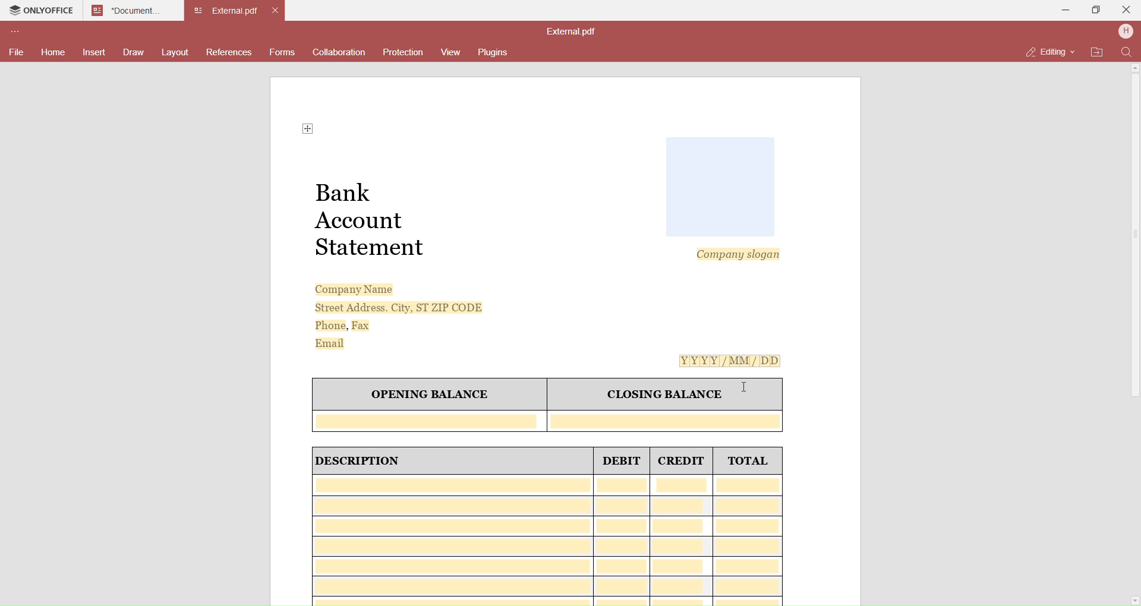 The image size is (1141, 606). I want to click on total cell, so click(750, 539).